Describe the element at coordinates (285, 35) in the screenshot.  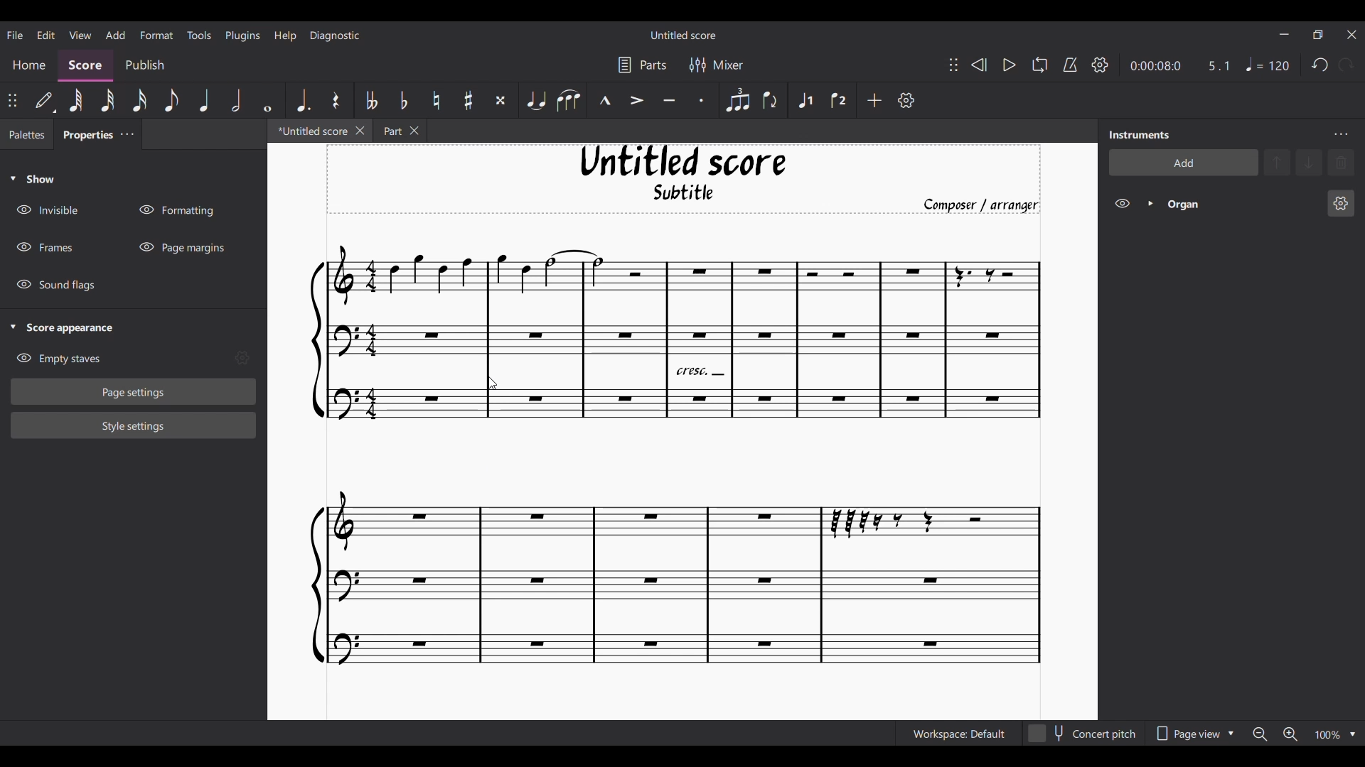
I see `Help menu` at that location.